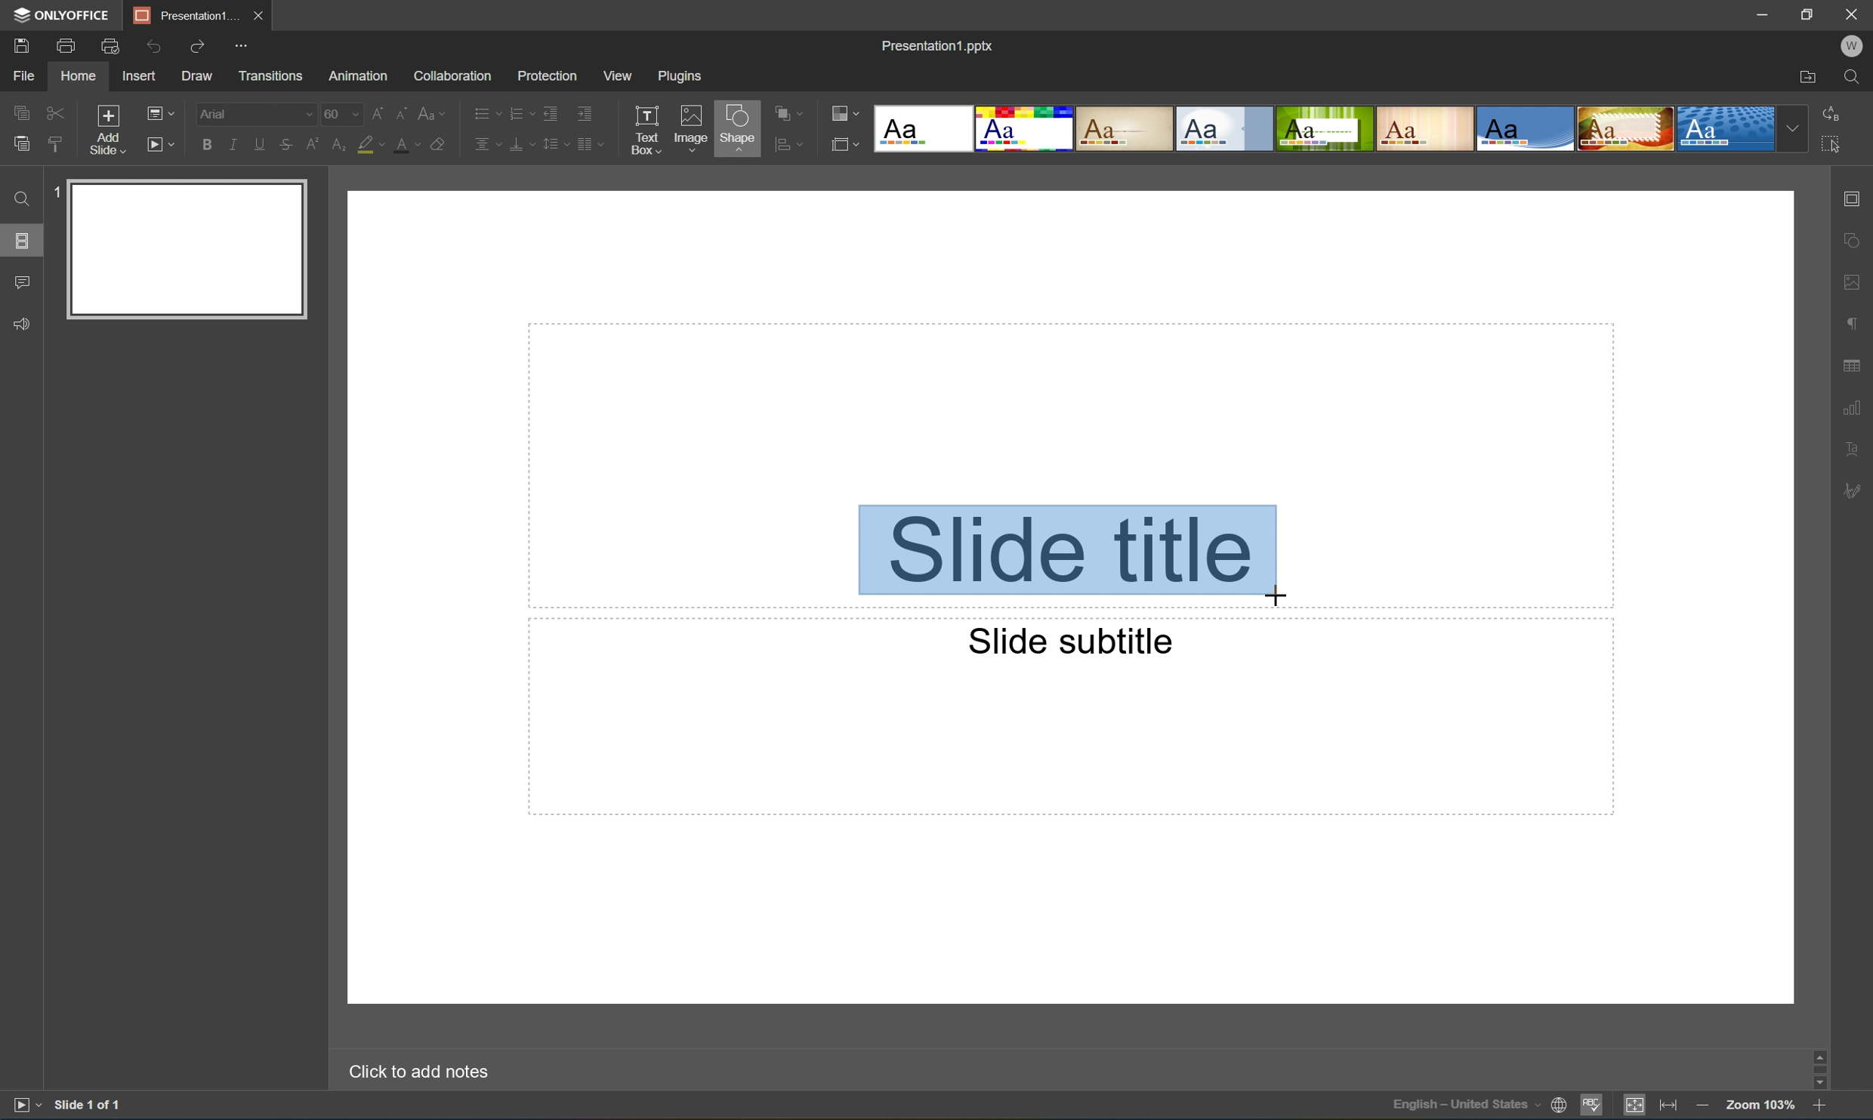 The width and height of the screenshot is (1873, 1120). Describe the element at coordinates (1854, 409) in the screenshot. I see `chart settings` at that location.